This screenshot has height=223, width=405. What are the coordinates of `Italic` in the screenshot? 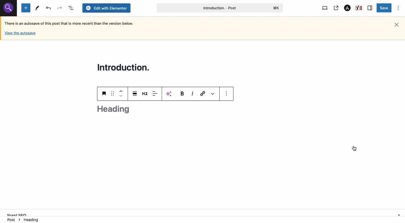 It's located at (192, 94).